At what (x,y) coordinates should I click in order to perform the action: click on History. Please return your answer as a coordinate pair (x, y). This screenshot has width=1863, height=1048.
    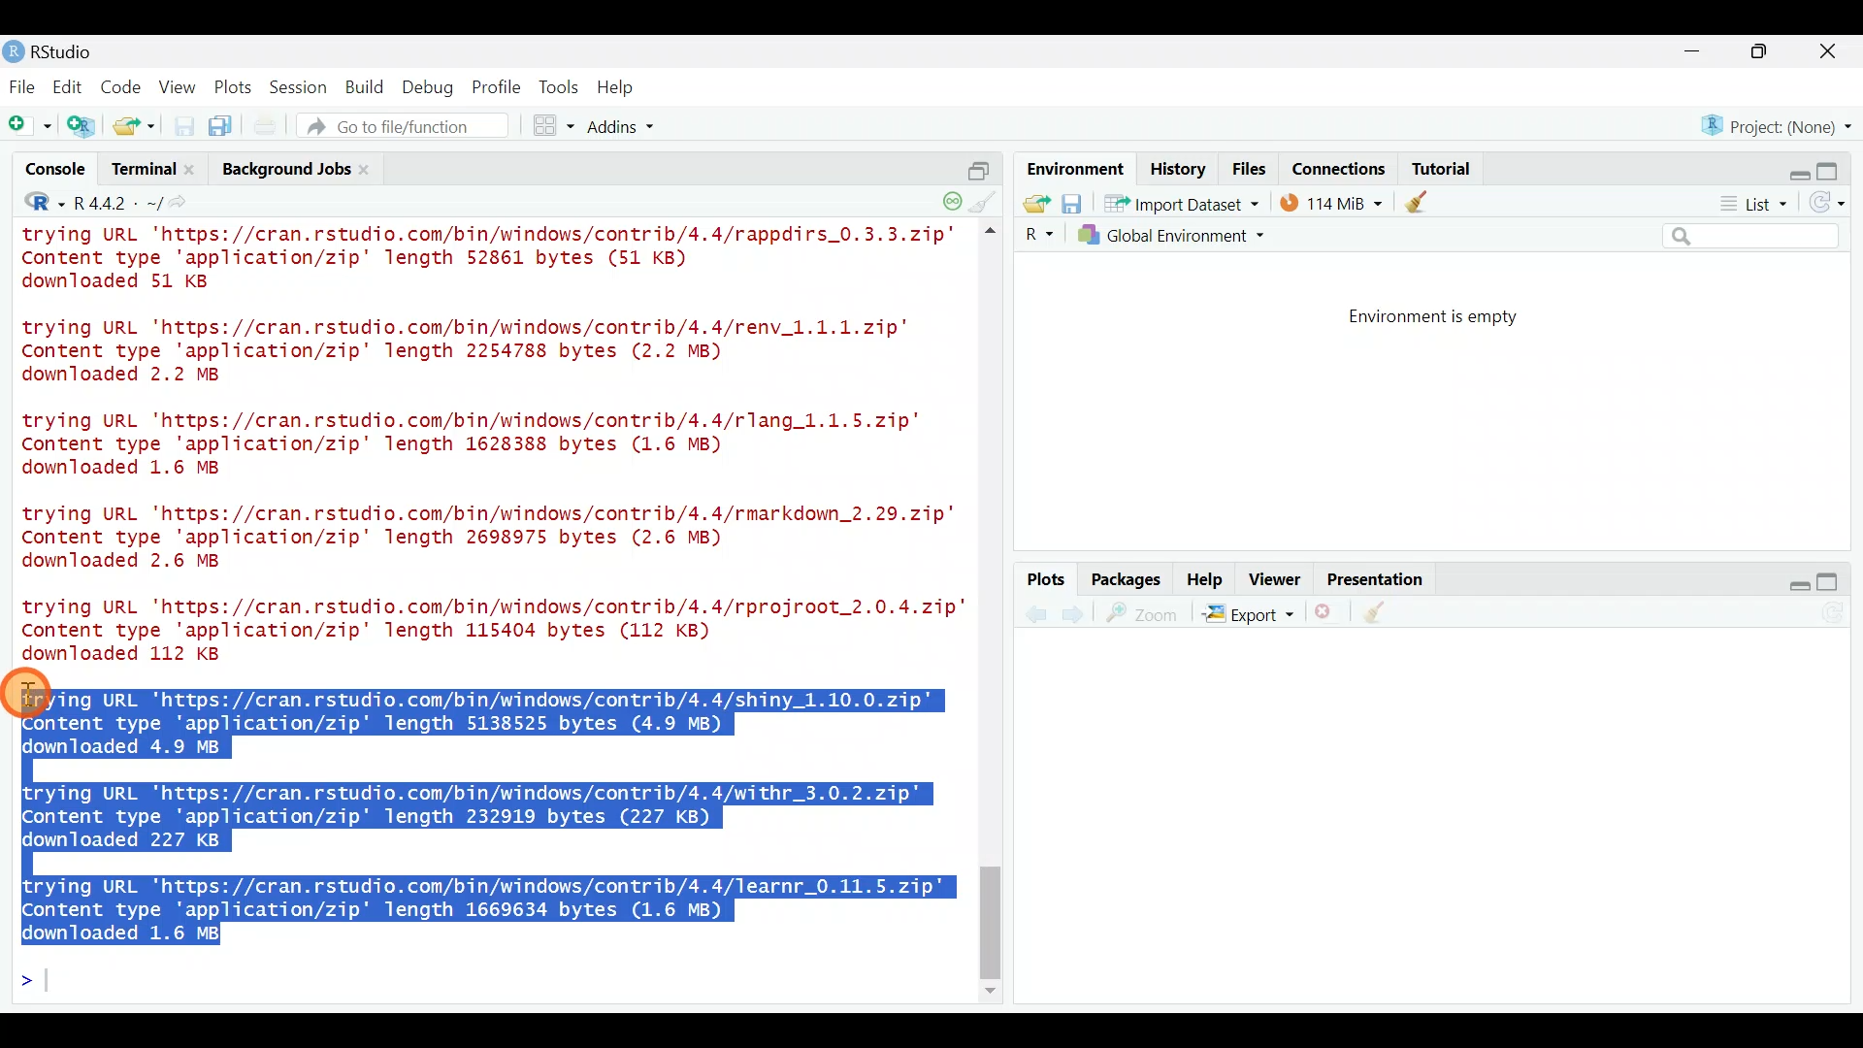
    Looking at the image, I should click on (1178, 168).